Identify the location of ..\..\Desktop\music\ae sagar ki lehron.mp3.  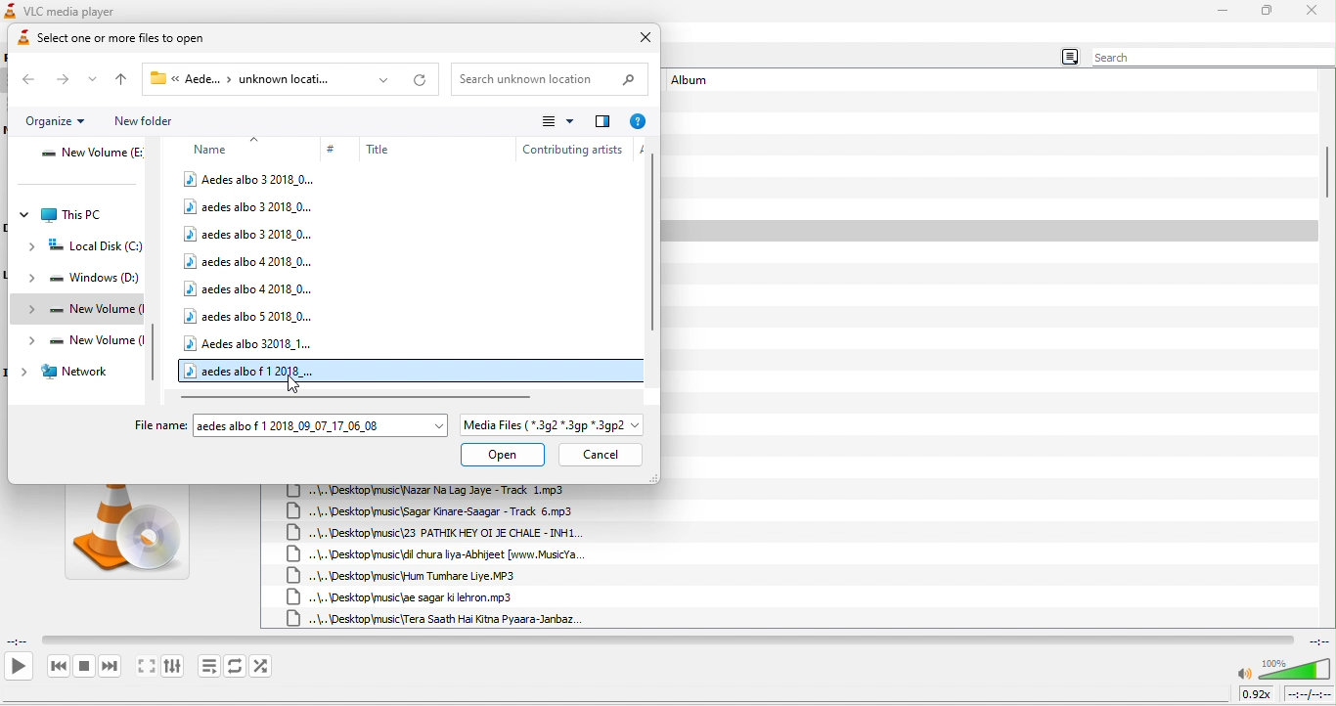
(409, 597).